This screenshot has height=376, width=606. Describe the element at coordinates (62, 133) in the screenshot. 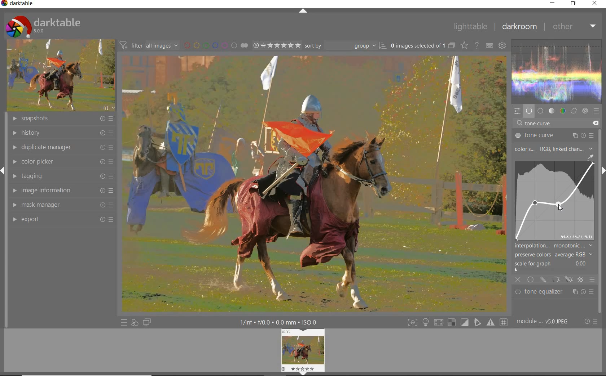

I see `history` at that location.